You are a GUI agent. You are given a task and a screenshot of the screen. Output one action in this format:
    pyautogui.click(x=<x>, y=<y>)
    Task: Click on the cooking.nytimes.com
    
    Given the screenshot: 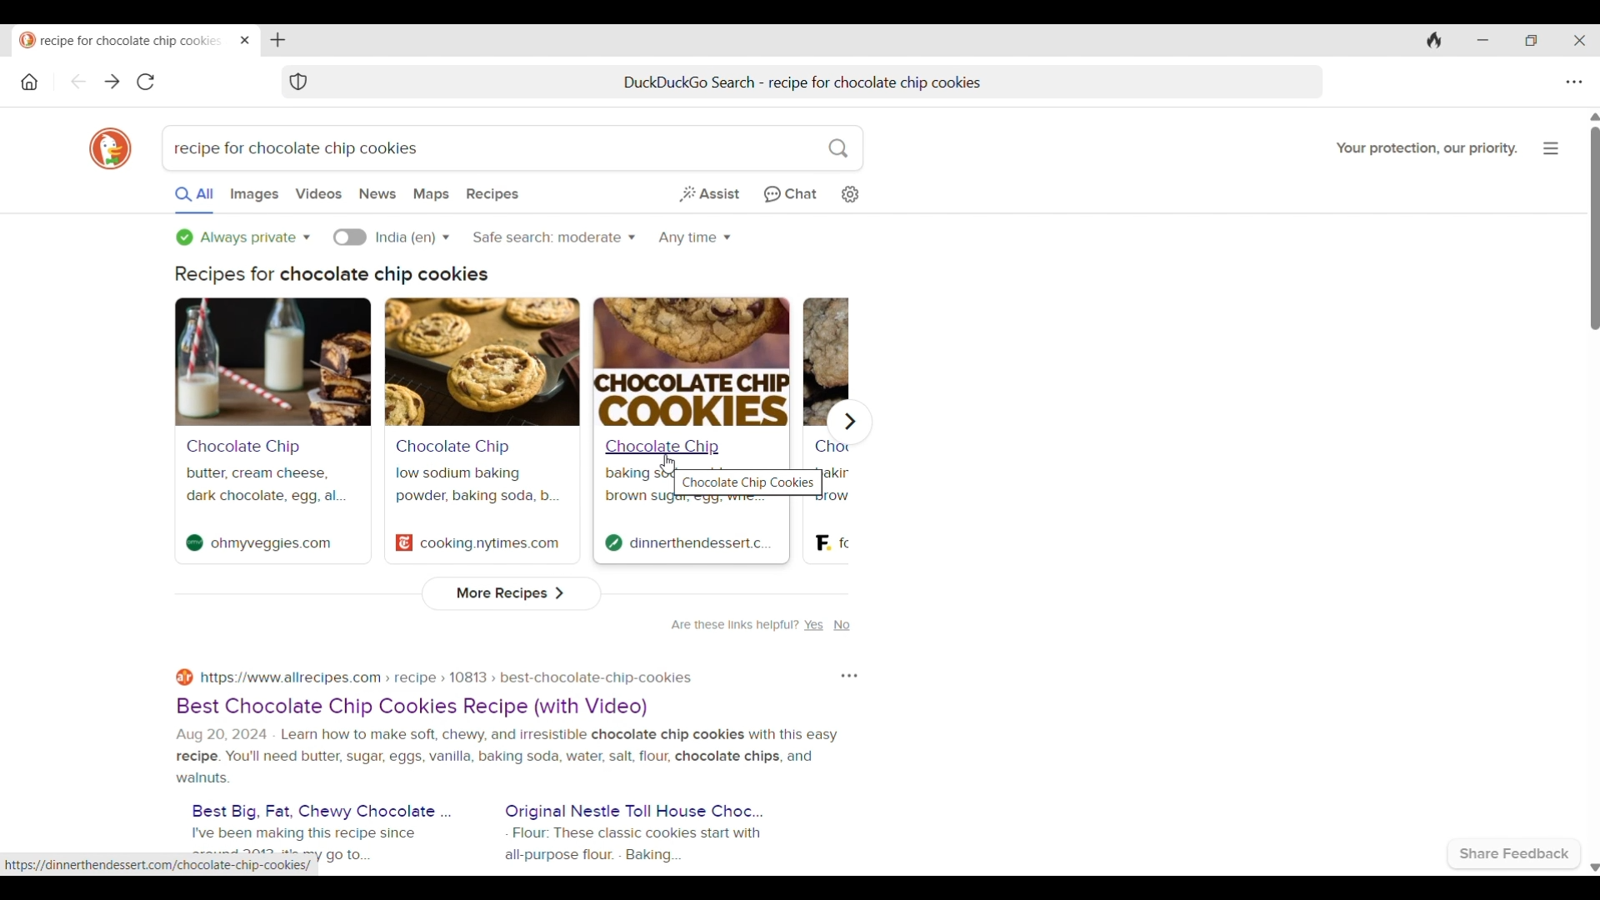 What is the action you would take?
    pyautogui.click(x=489, y=543)
    